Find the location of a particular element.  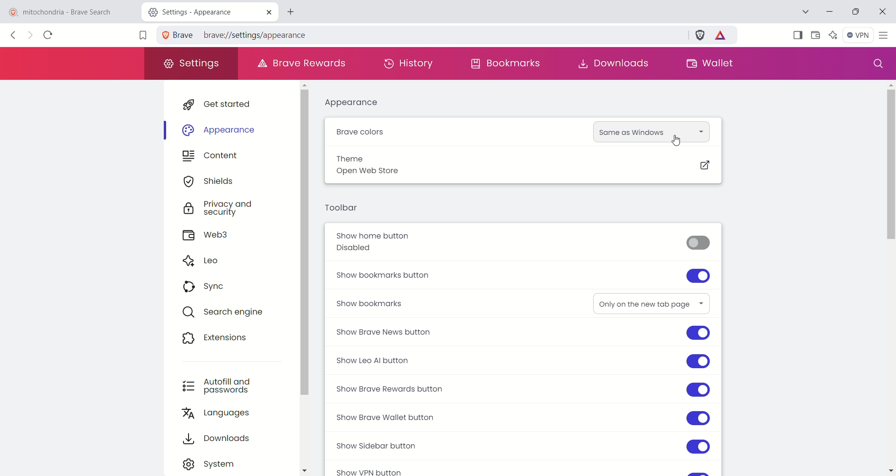

languages is located at coordinates (222, 415).